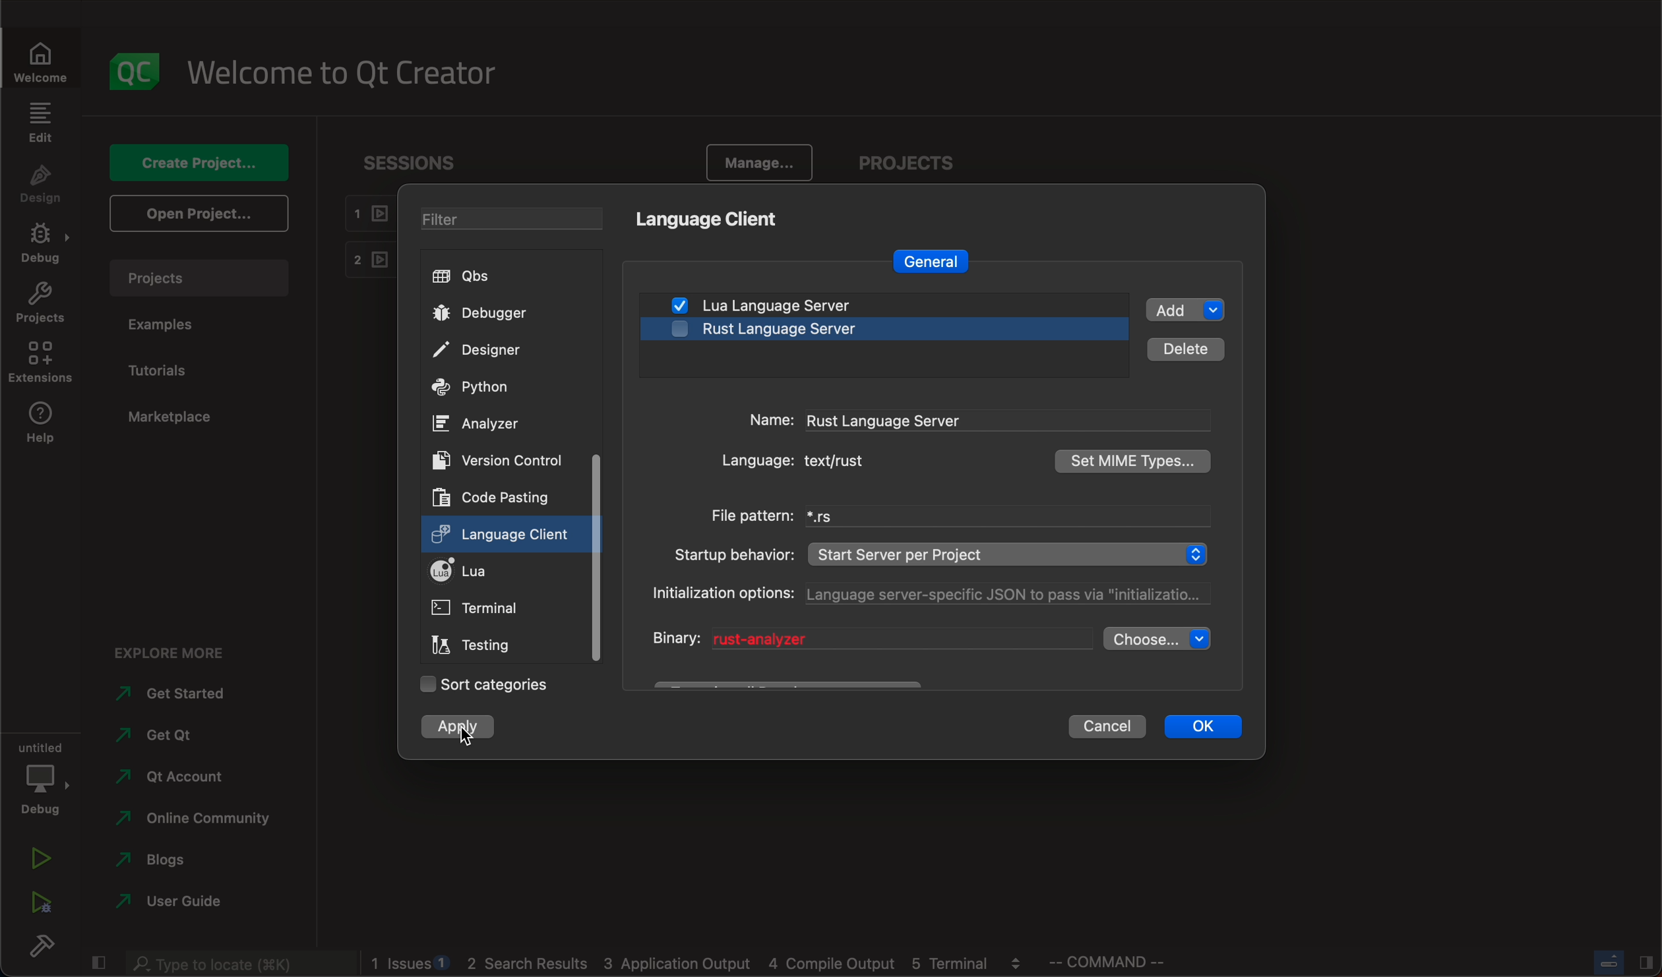 This screenshot has width=1662, height=977. What do you see at coordinates (41, 303) in the screenshot?
I see `projects` at bounding box center [41, 303].